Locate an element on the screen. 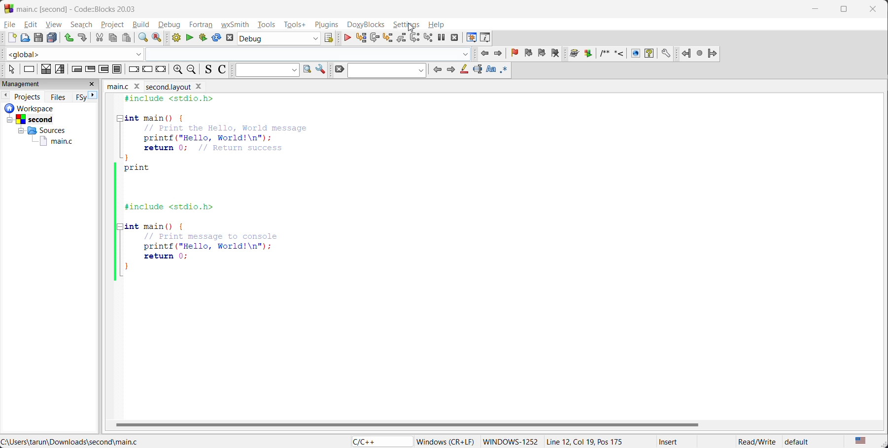 This screenshot has height=448, width=888. zoom in is located at coordinates (177, 69).